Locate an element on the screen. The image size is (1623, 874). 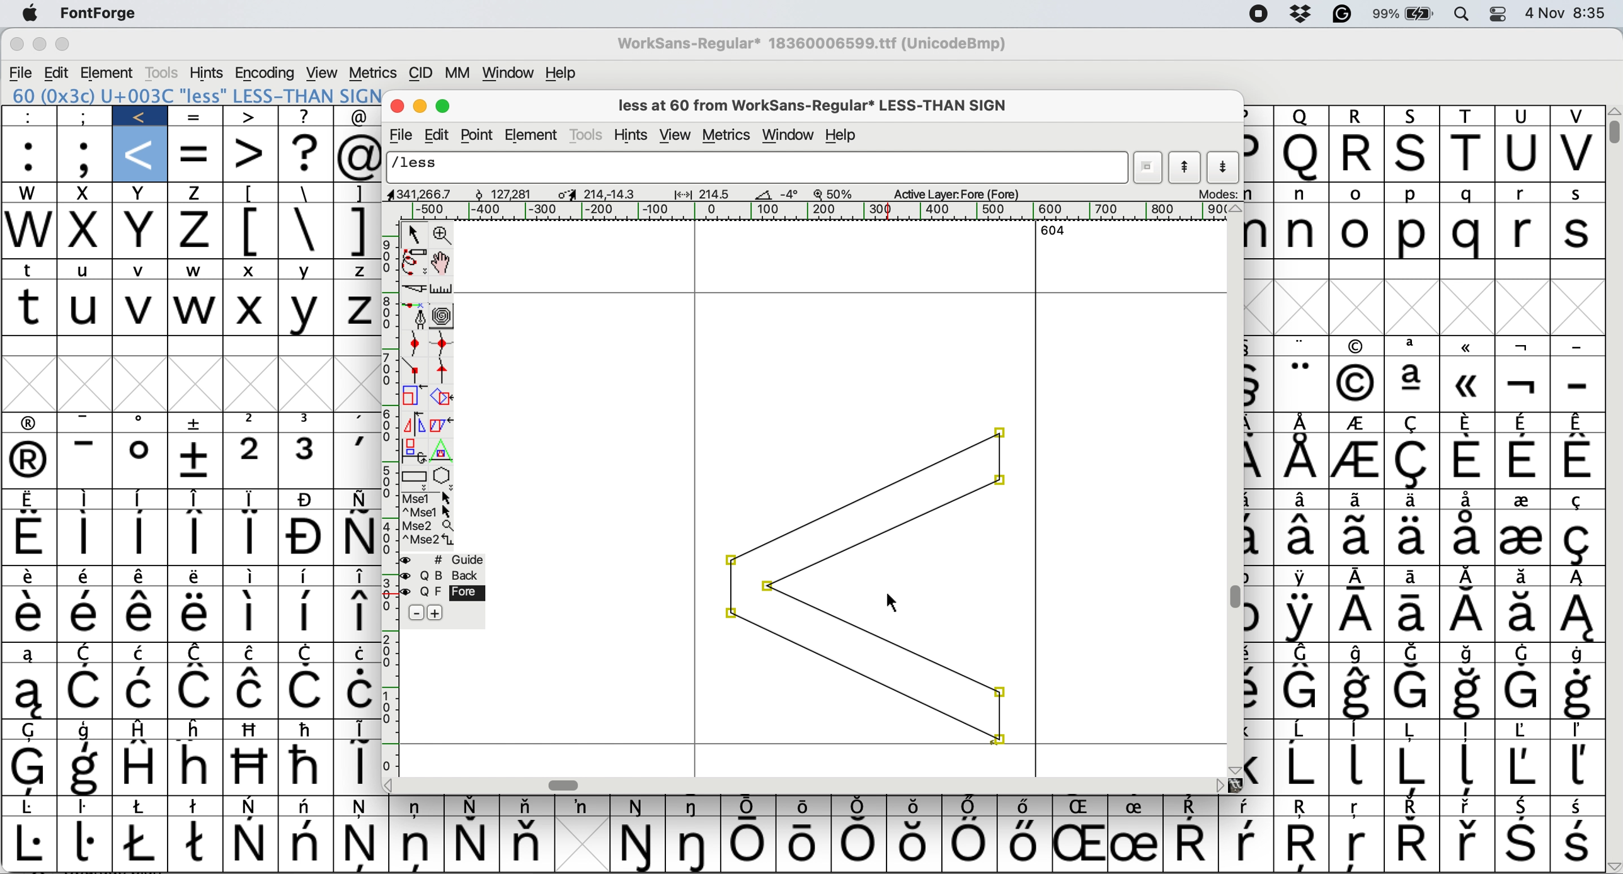
m is located at coordinates (1258, 195).